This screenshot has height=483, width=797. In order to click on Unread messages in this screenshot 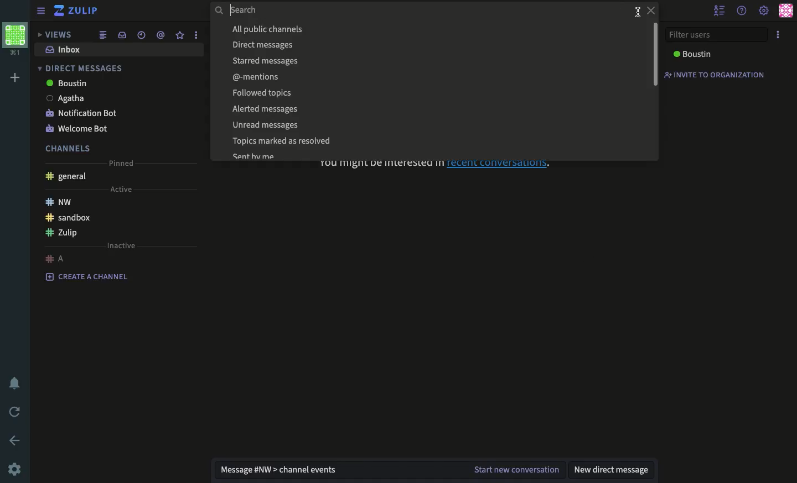, I will do `click(265, 125)`.